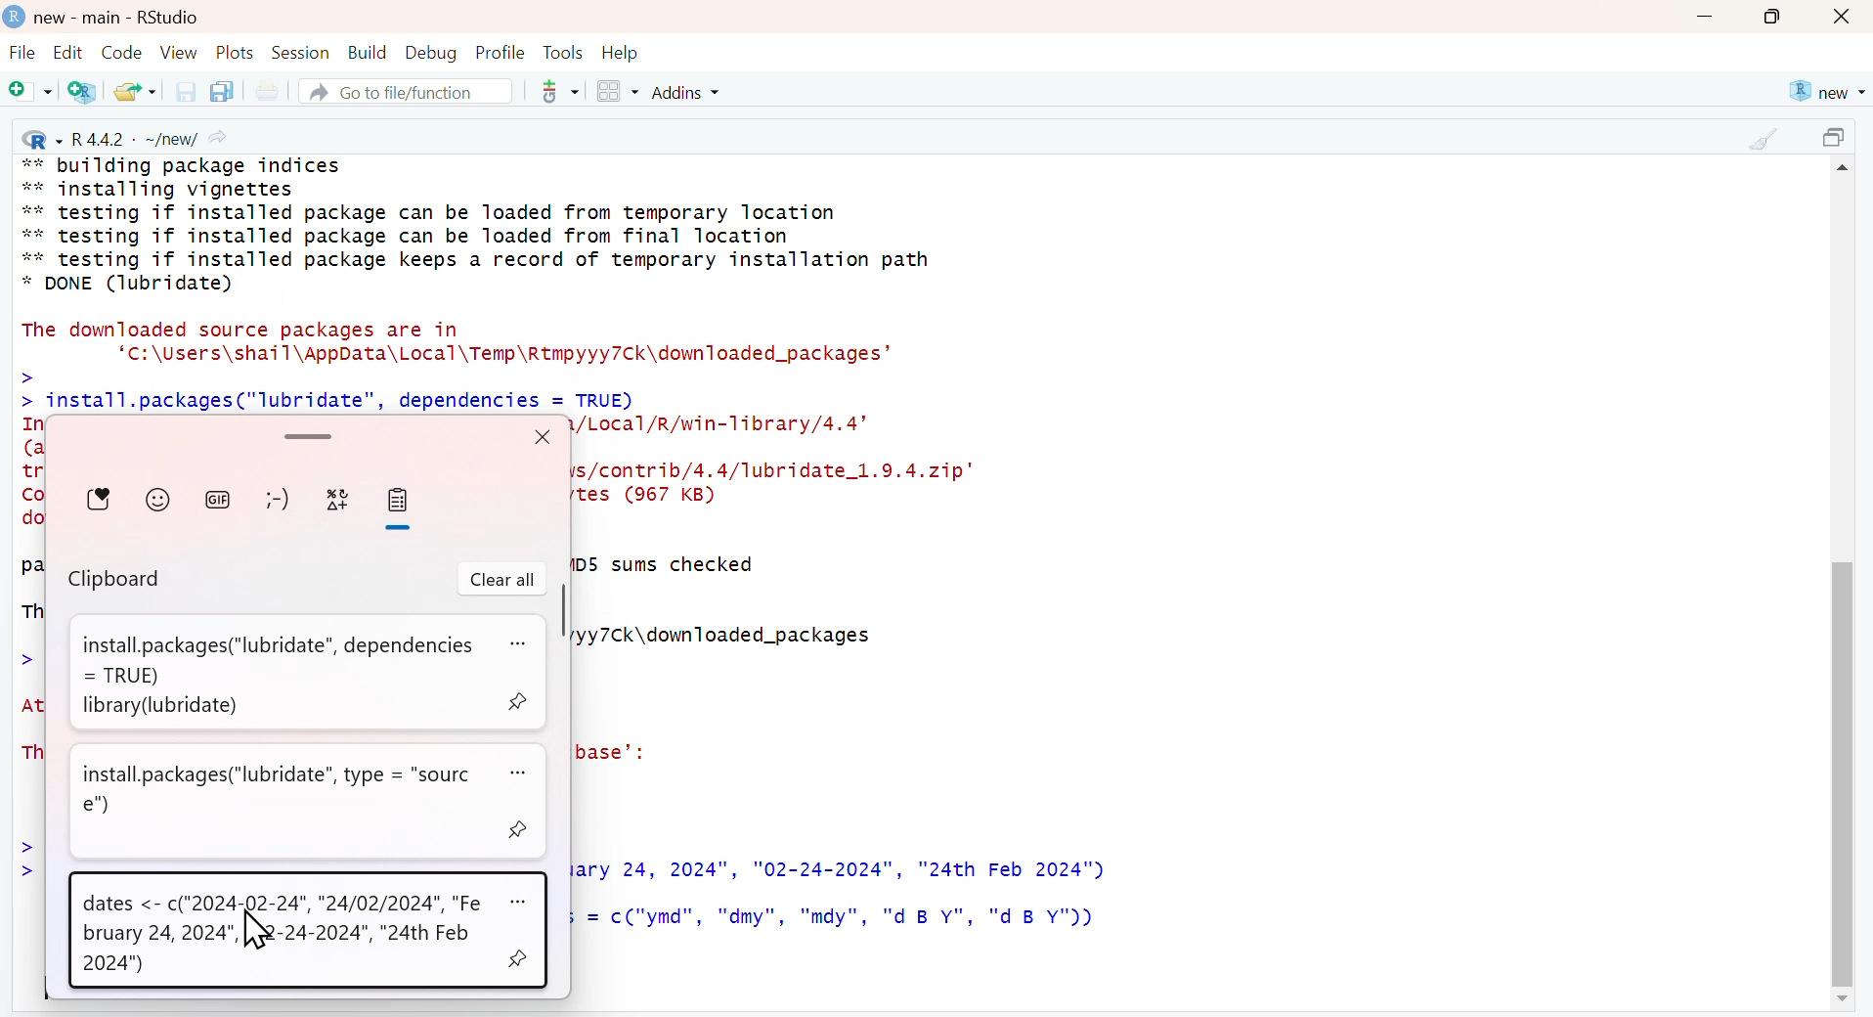 Image resolution: width=1873 pixels, height=1017 pixels. I want to click on File, so click(22, 55).